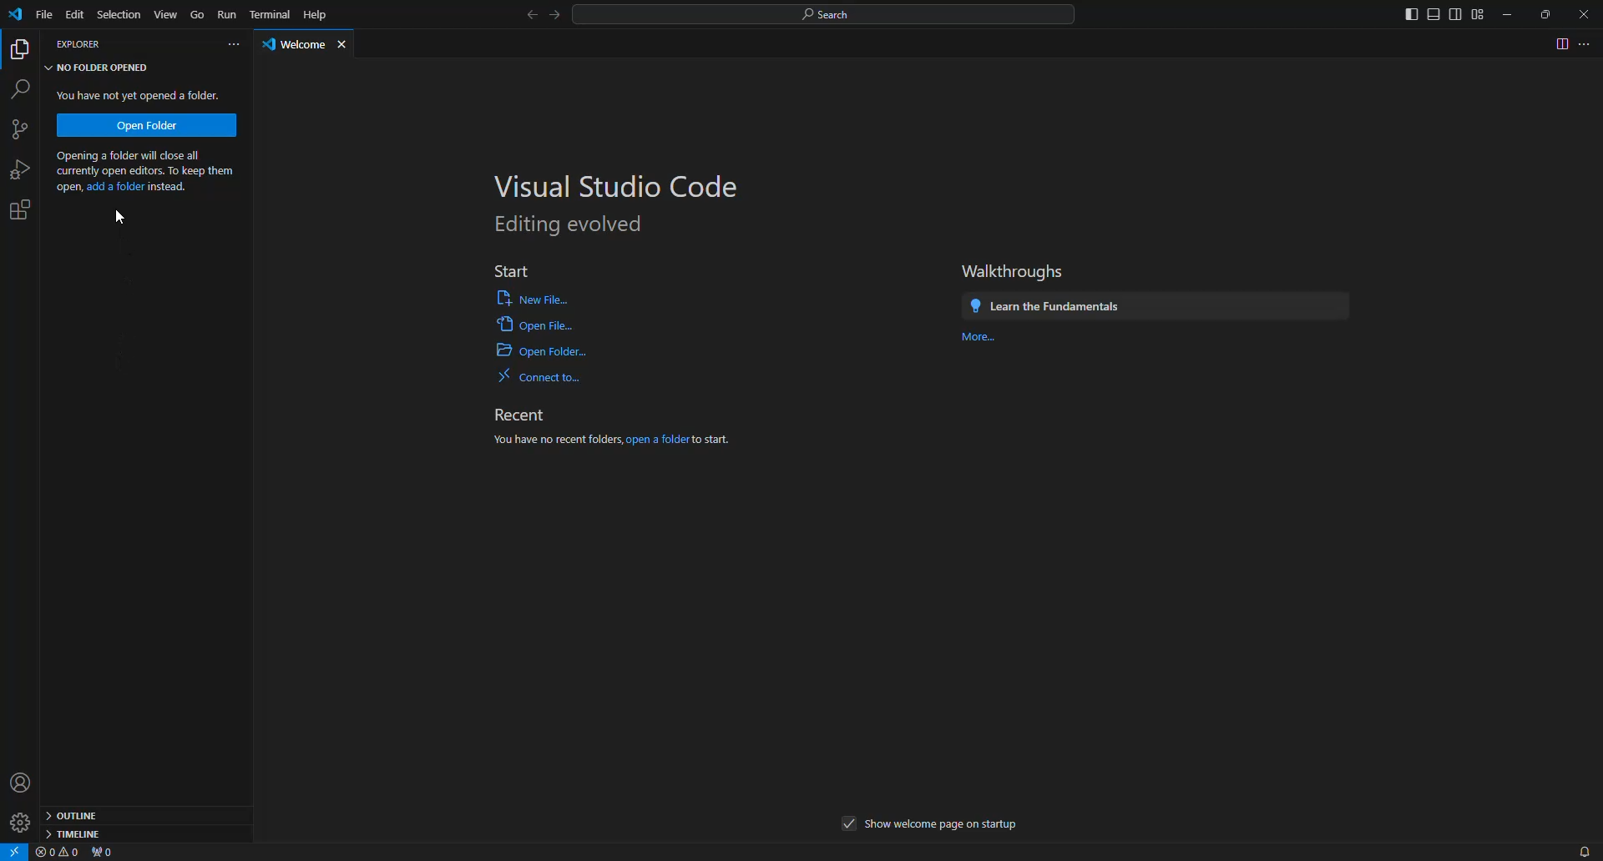  What do you see at coordinates (144, 173) in the screenshot?
I see `currently open editors. to keep them` at bounding box center [144, 173].